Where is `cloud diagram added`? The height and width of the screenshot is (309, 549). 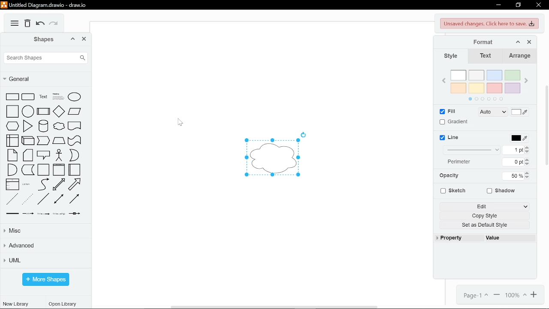
cloud diagram added is located at coordinates (272, 158).